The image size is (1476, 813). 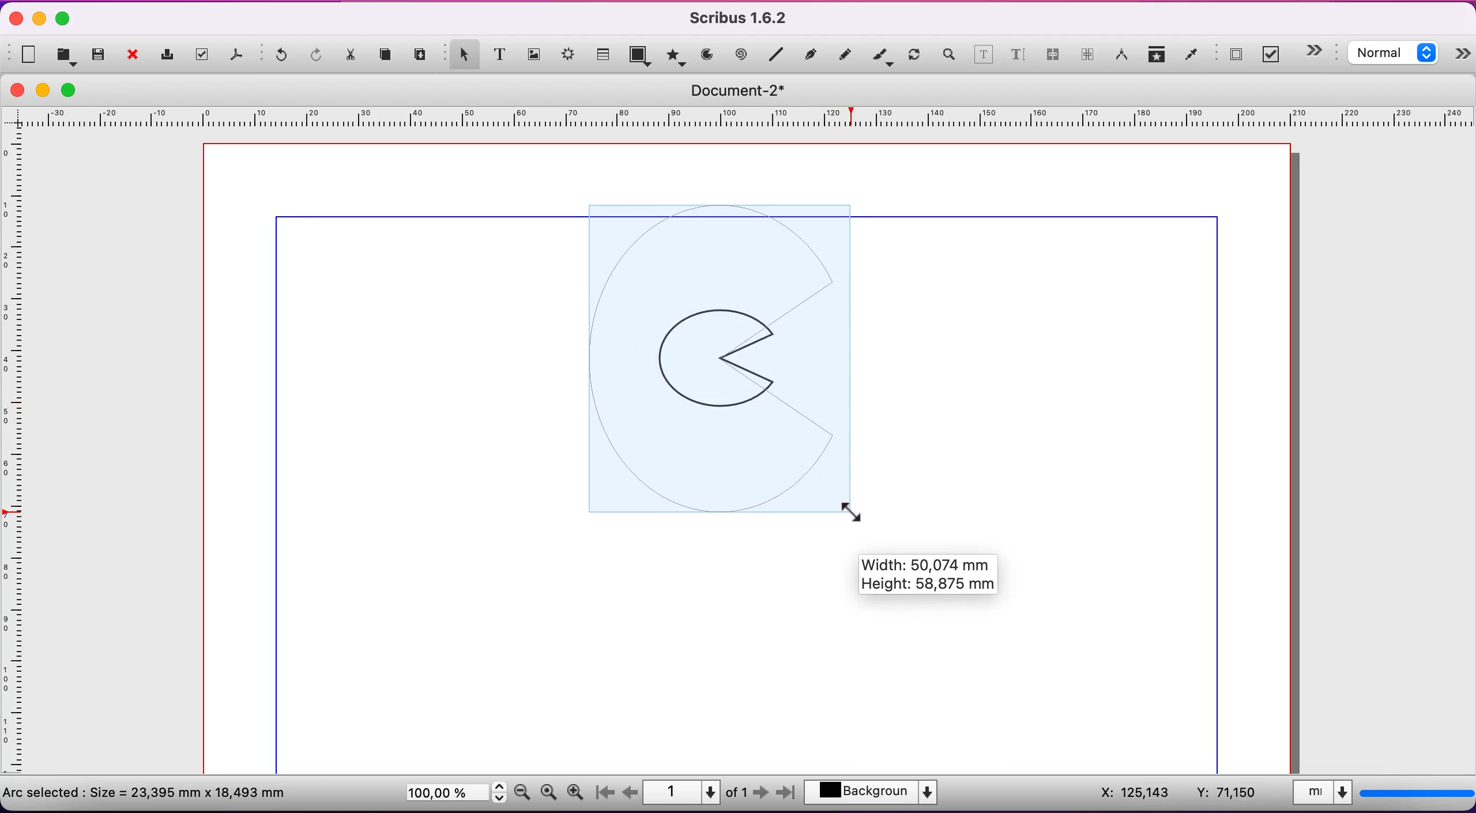 I want to click on go to the last page, so click(x=784, y=795).